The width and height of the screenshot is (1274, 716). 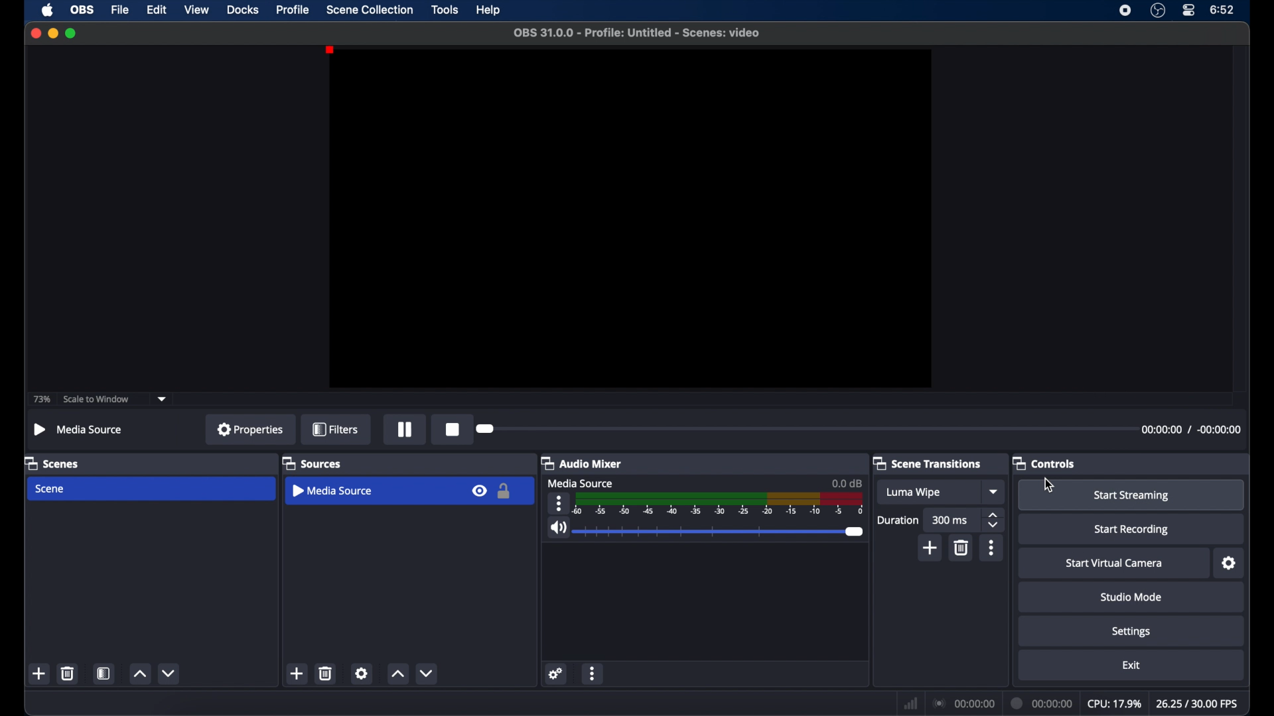 What do you see at coordinates (580, 483) in the screenshot?
I see `mediasourcce` at bounding box center [580, 483].